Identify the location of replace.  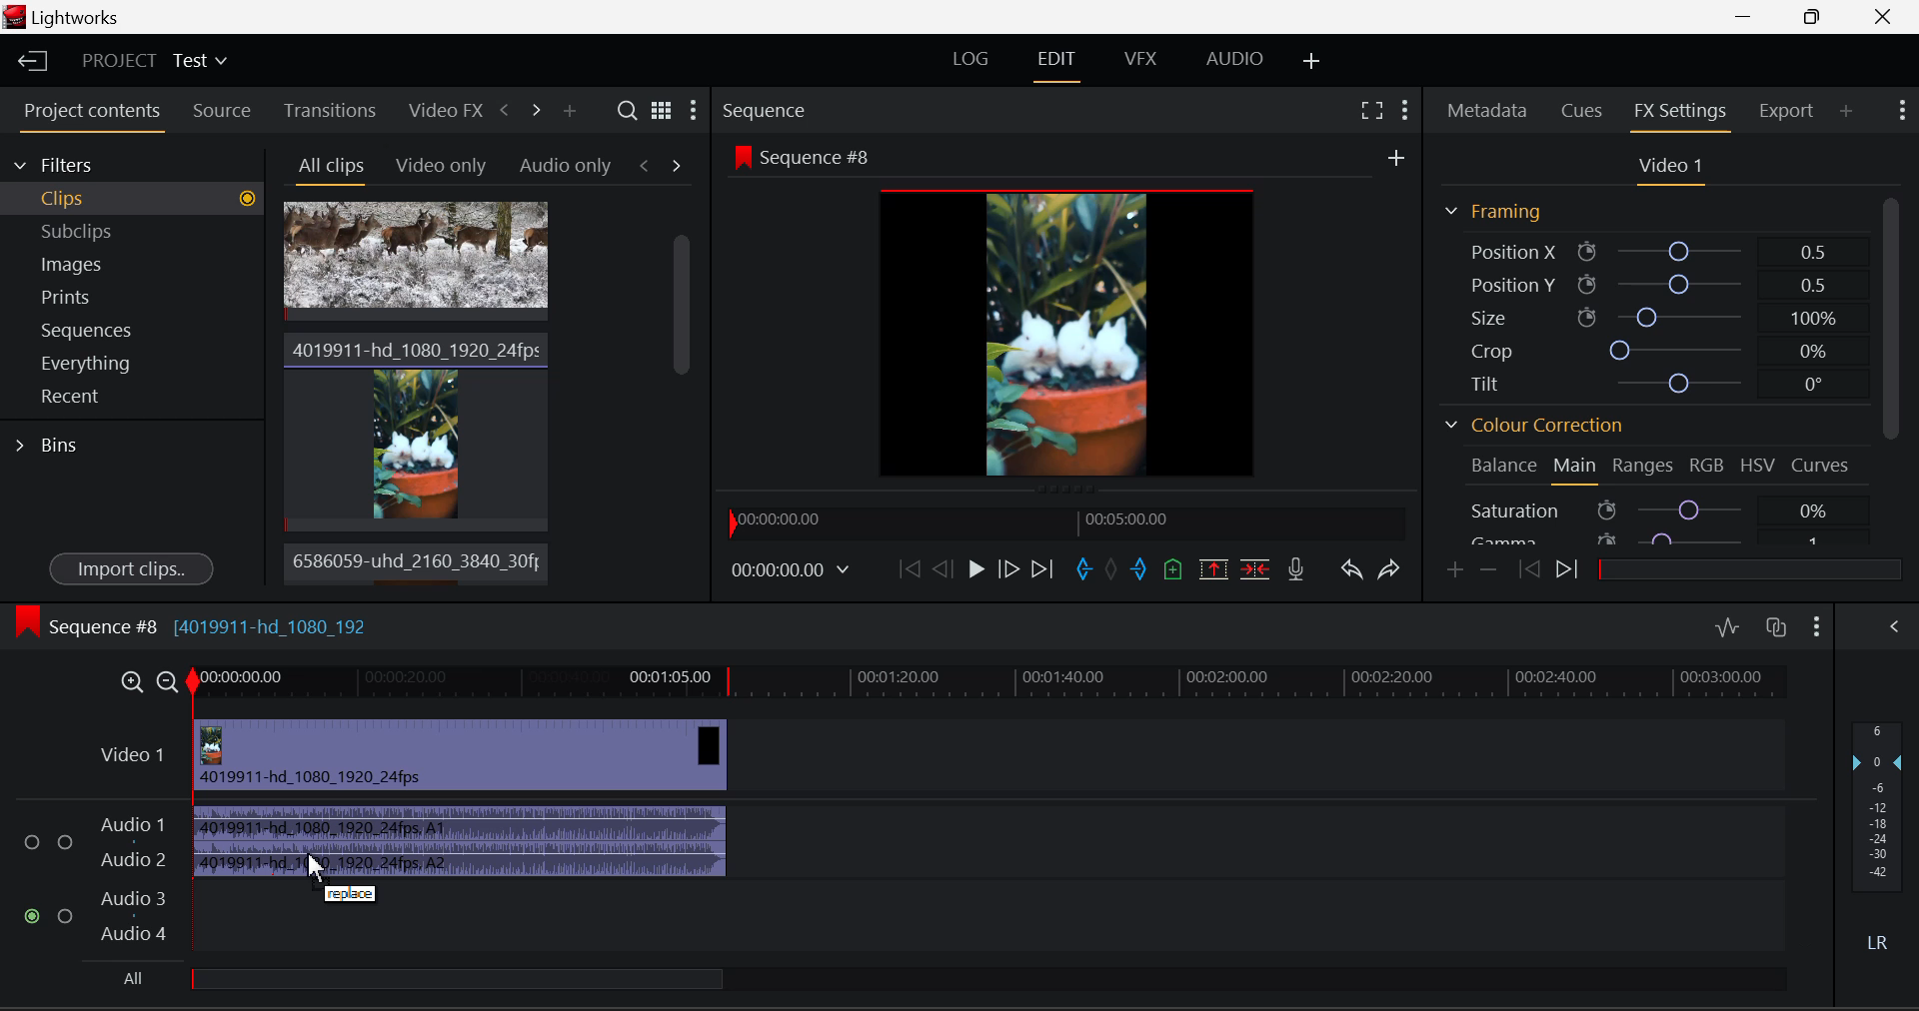
(354, 896).